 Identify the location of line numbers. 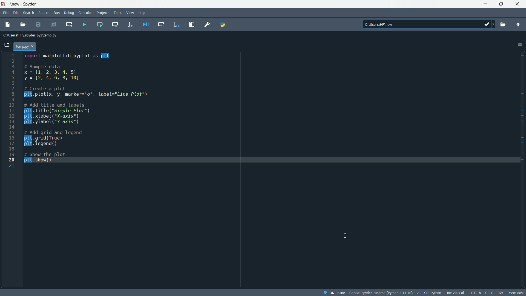
(12, 110).